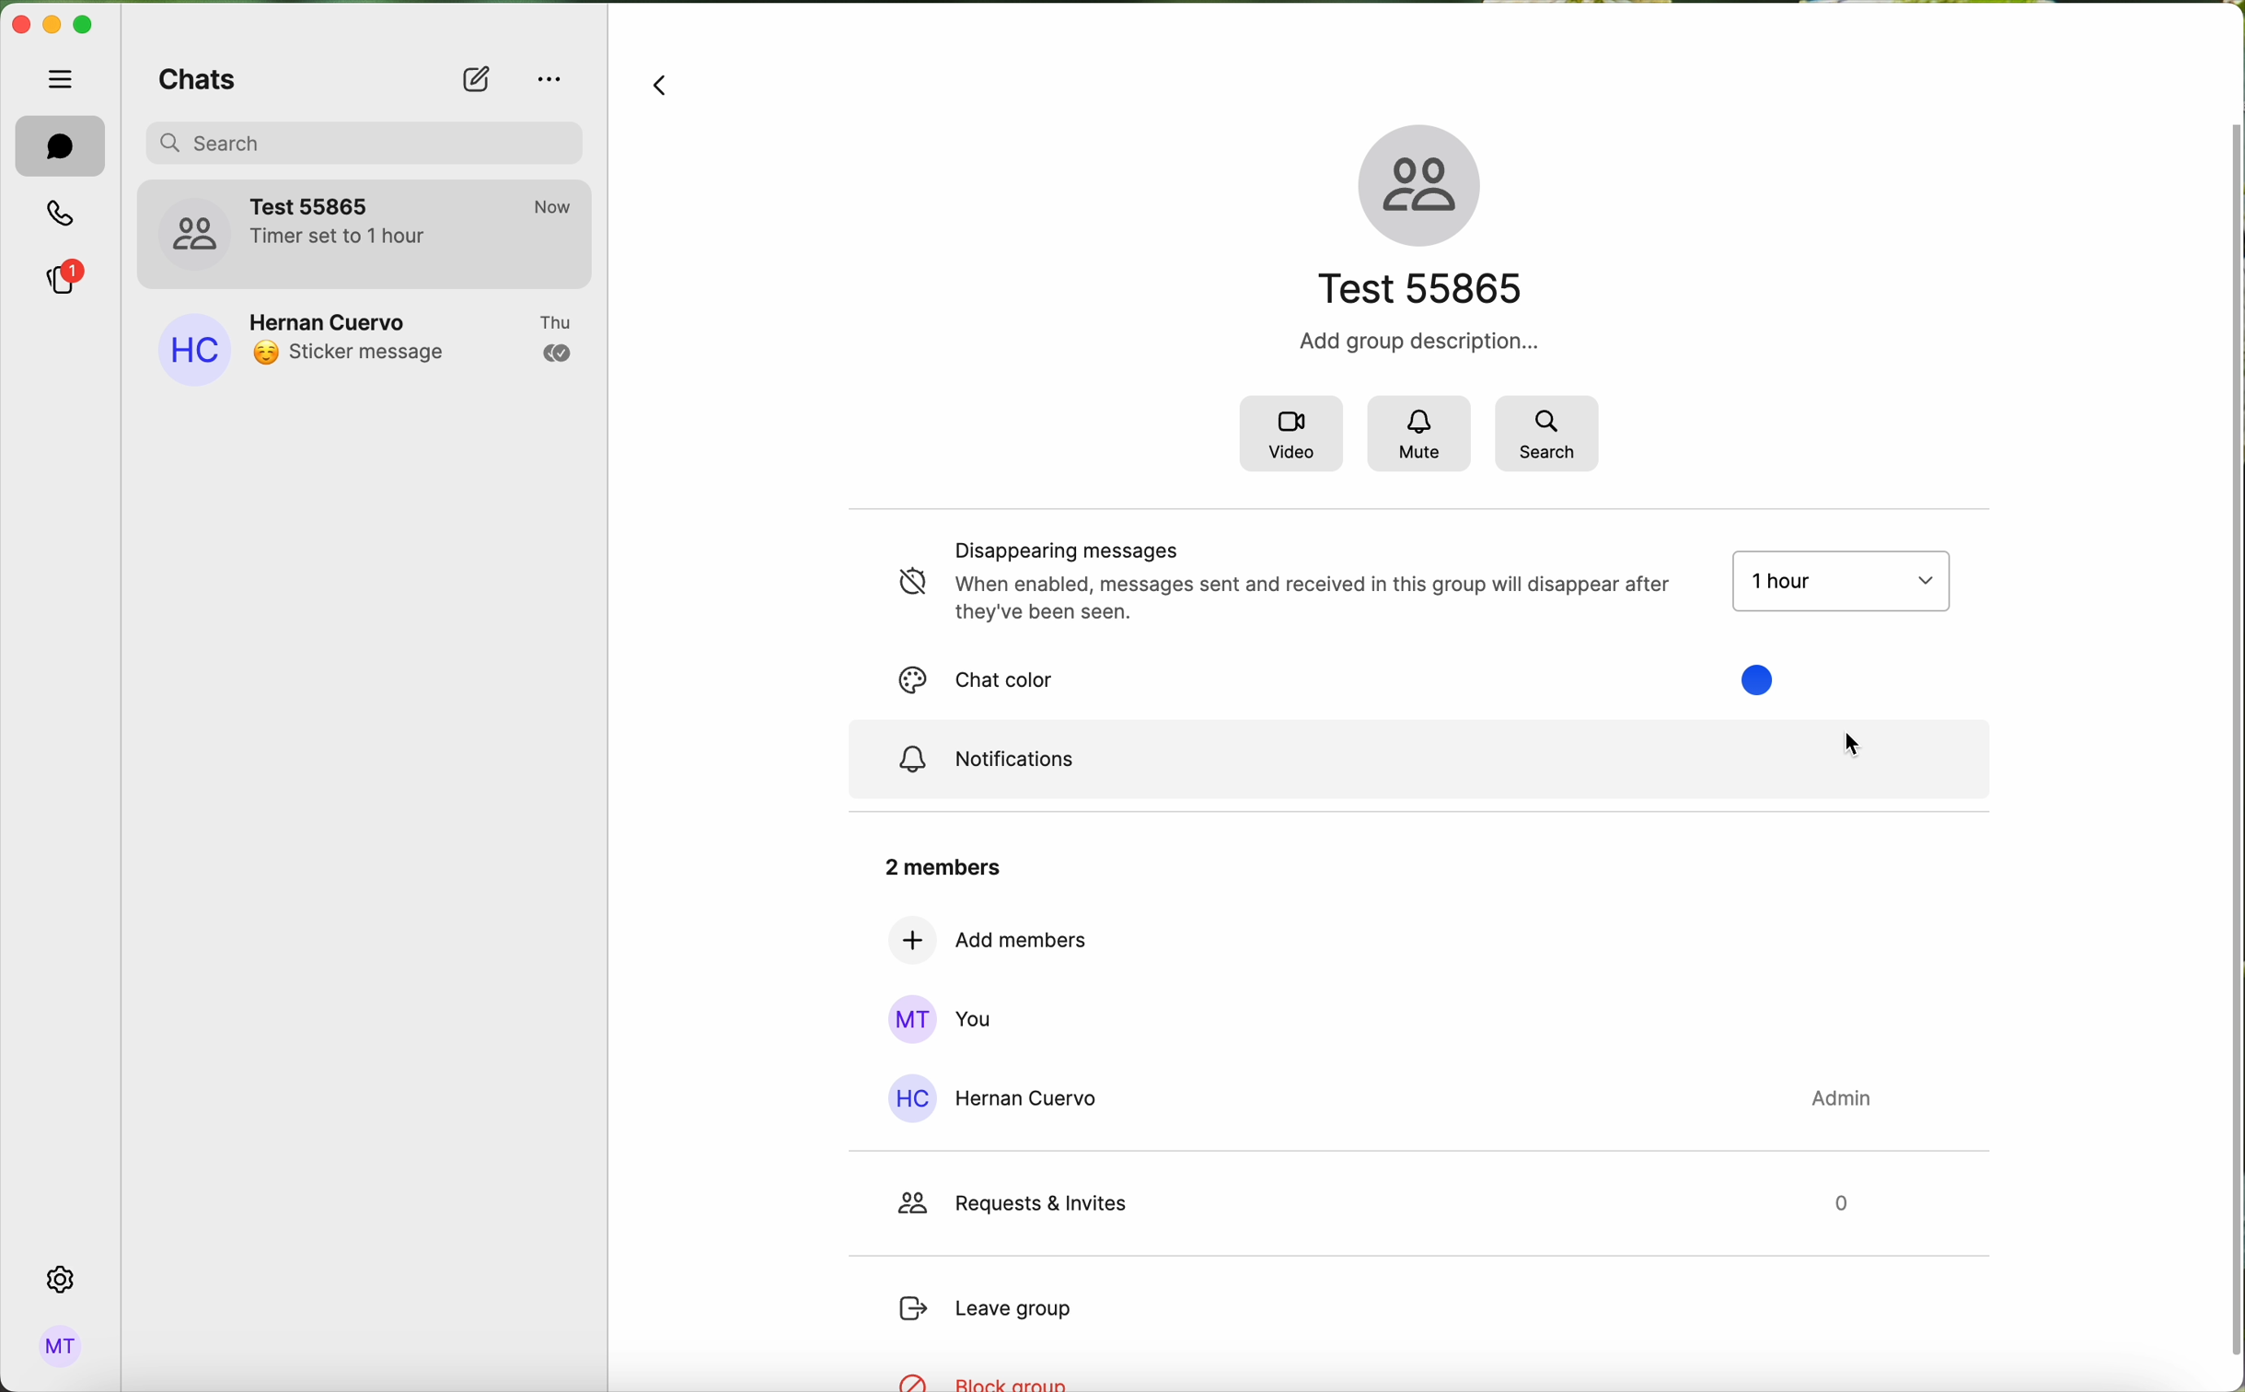  I want to click on Add group description..., so click(1419, 340).